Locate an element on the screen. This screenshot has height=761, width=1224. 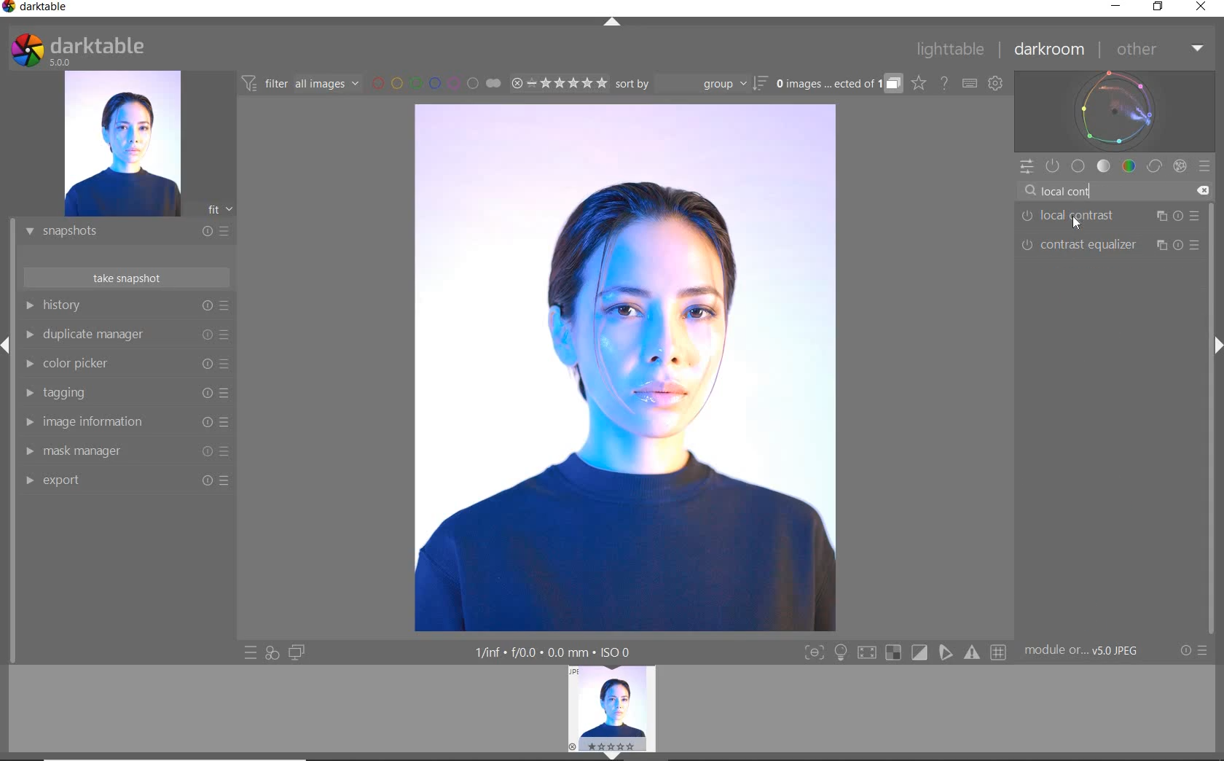
DISPLAY A SECOND DARKROOM IMAGE WINDOW is located at coordinates (297, 652).